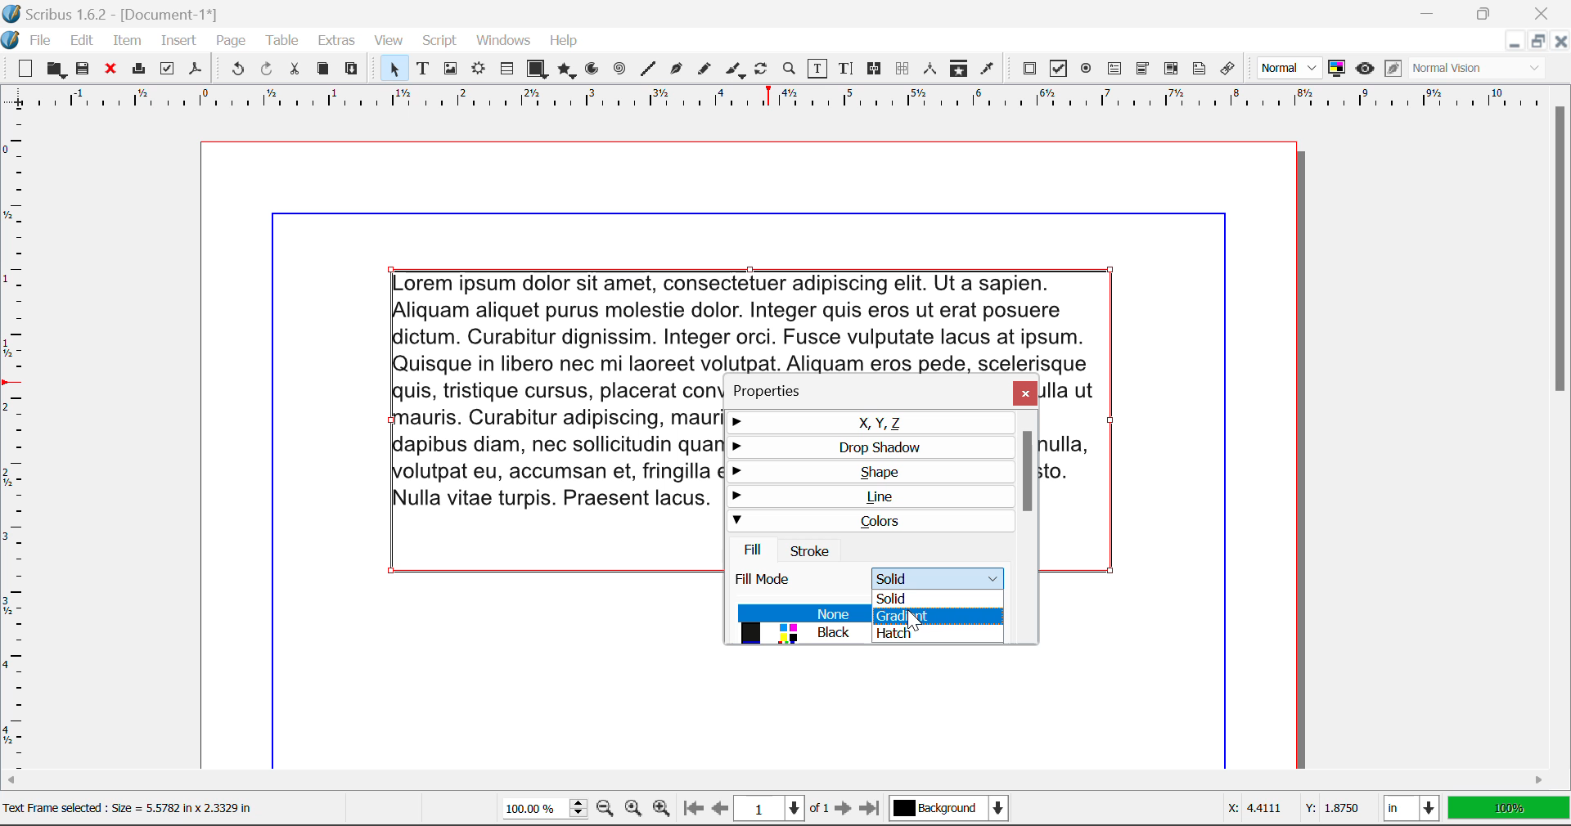  What do you see at coordinates (607, 810) in the screenshot?
I see `Zoom Out` at bounding box center [607, 810].